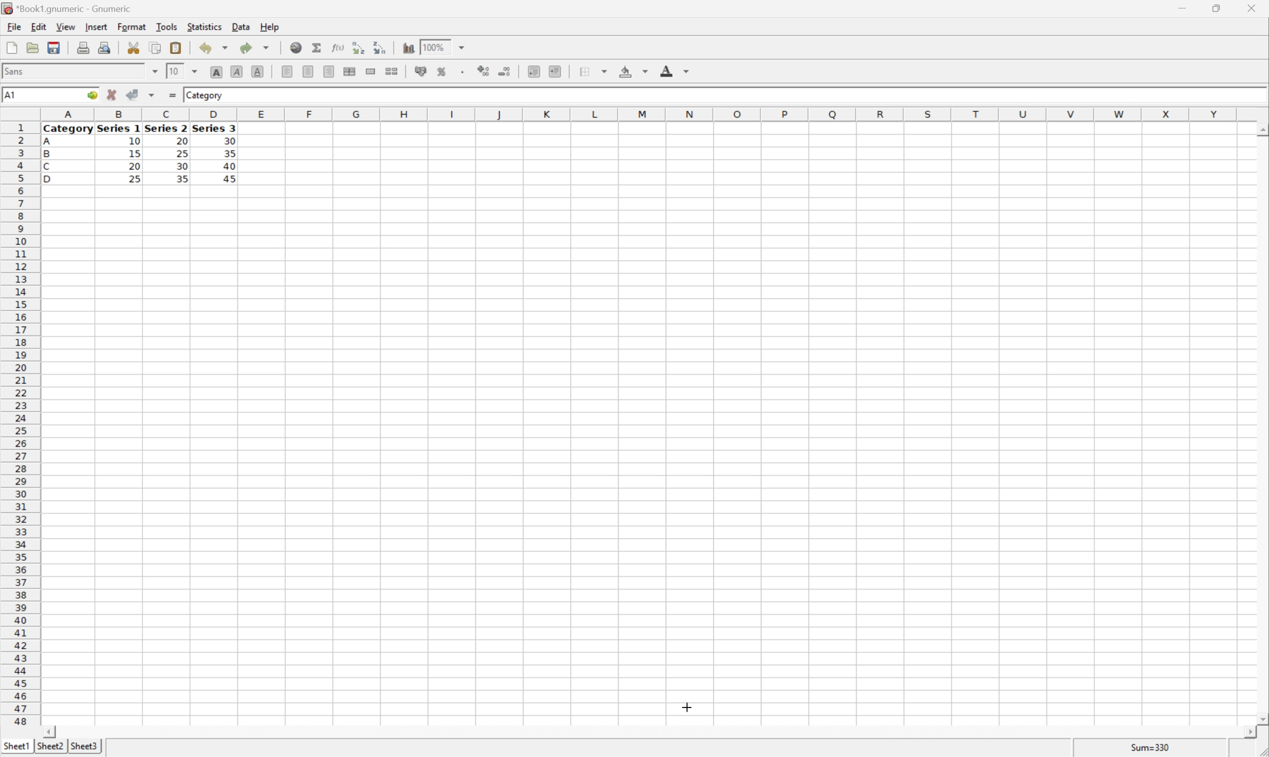 Image resolution: width=1269 pixels, height=757 pixels. I want to click on Drop Down, so click(463, 47).